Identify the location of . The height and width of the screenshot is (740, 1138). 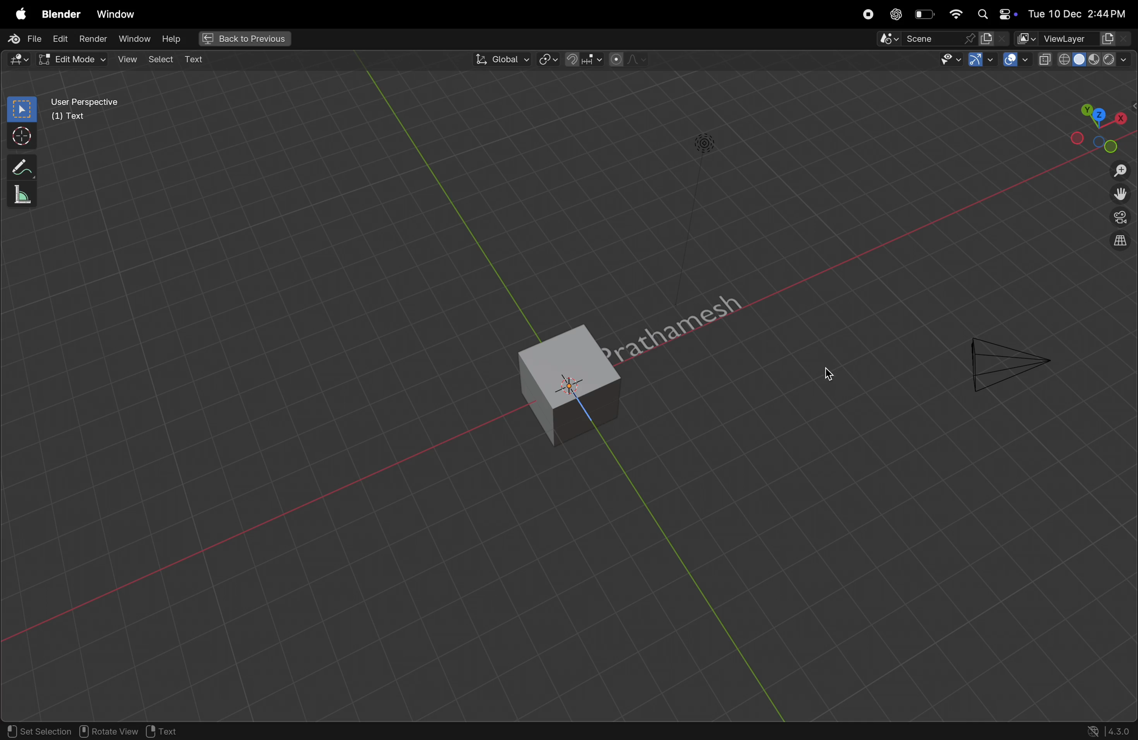
(1016, 60).